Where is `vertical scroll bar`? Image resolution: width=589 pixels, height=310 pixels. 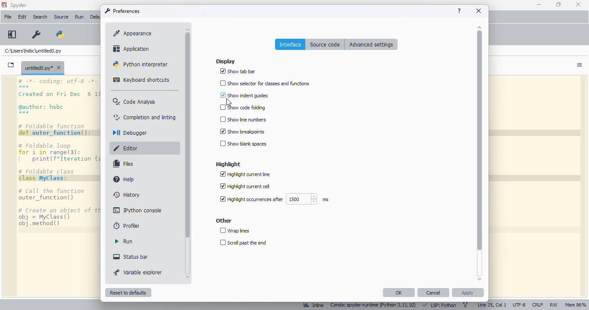
vertical scroll bar is located at coordinates (479, 140).